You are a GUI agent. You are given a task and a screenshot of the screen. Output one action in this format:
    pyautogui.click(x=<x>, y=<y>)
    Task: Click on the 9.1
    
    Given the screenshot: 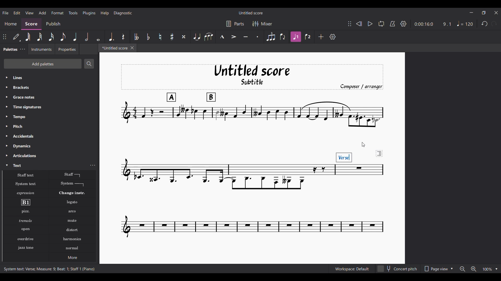 What is the action you would take?
    pyautogui.click(x=447, y=24)
    